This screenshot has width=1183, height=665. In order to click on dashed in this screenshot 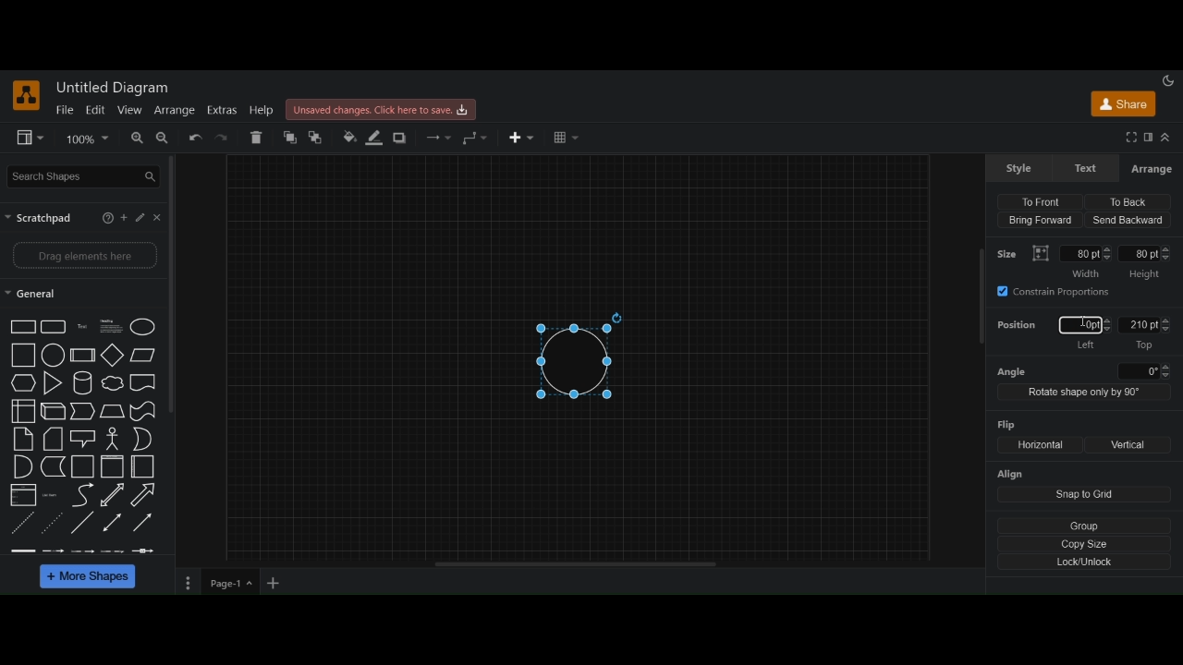, I will do `click(80, 550)`.